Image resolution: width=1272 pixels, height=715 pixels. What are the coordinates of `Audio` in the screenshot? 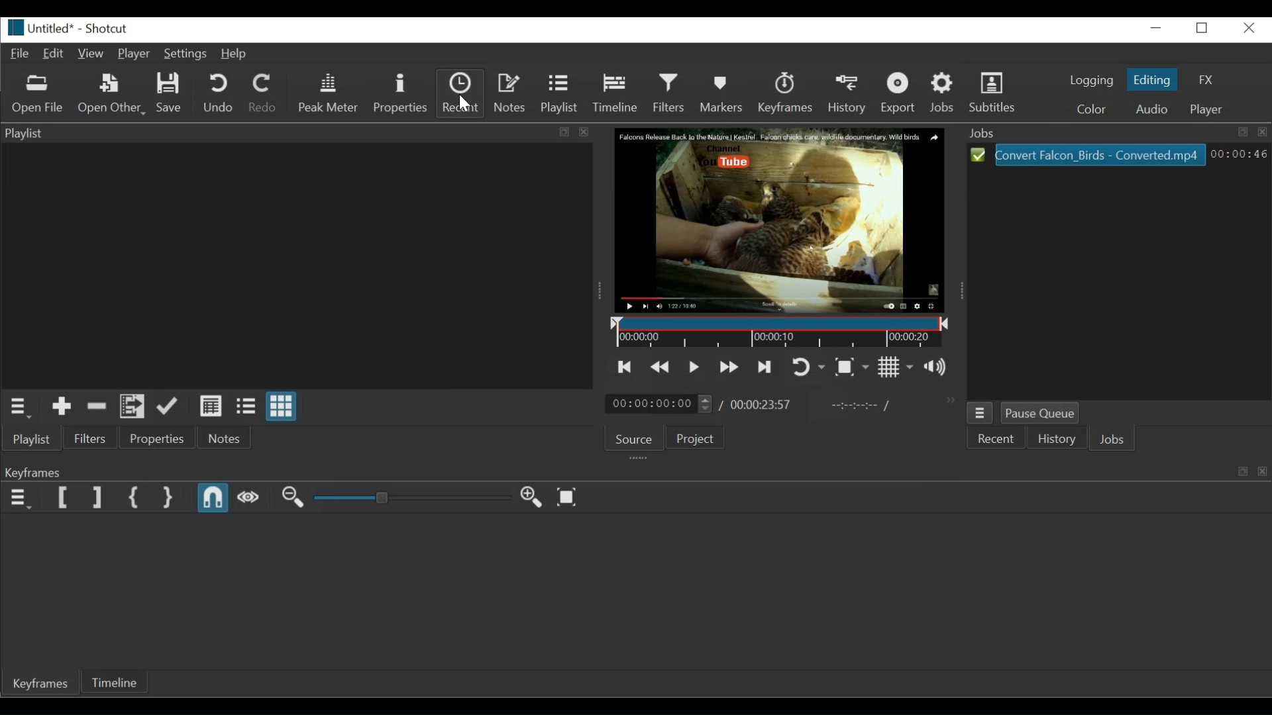 It's located at (1152, 110).